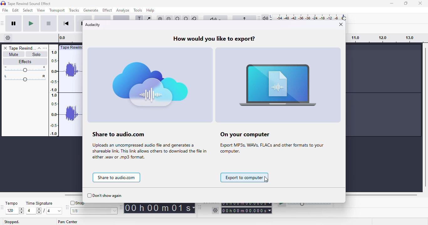 The height and width of the screenshot is (225, 428). Describe the element at coordinates (23, 48) in the screenshot. I see `track` at that location.